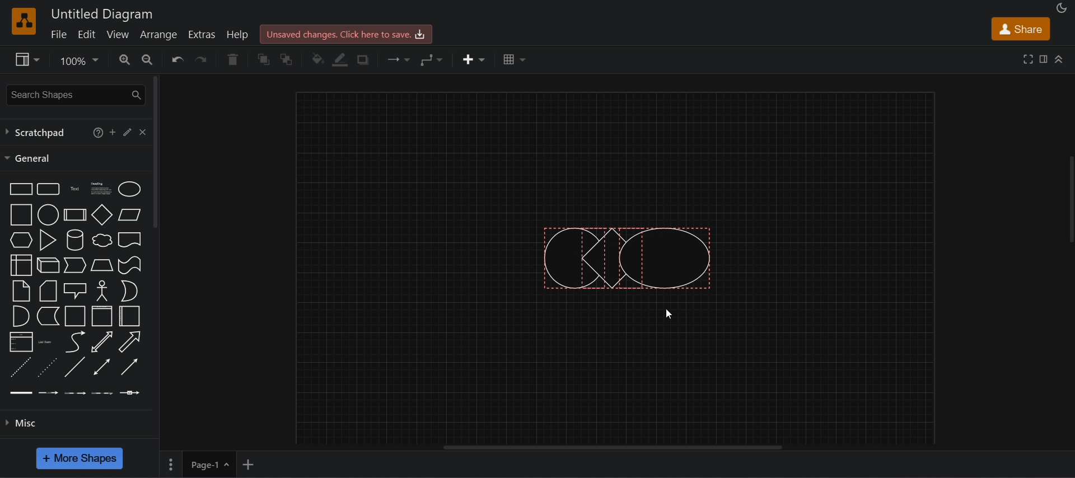 This screenshot has width=1075, height=478. What do you see at coordinates (102, 342) in the screenshot?
I see `Bidirectional arrow` at bounding box center [102, 342].